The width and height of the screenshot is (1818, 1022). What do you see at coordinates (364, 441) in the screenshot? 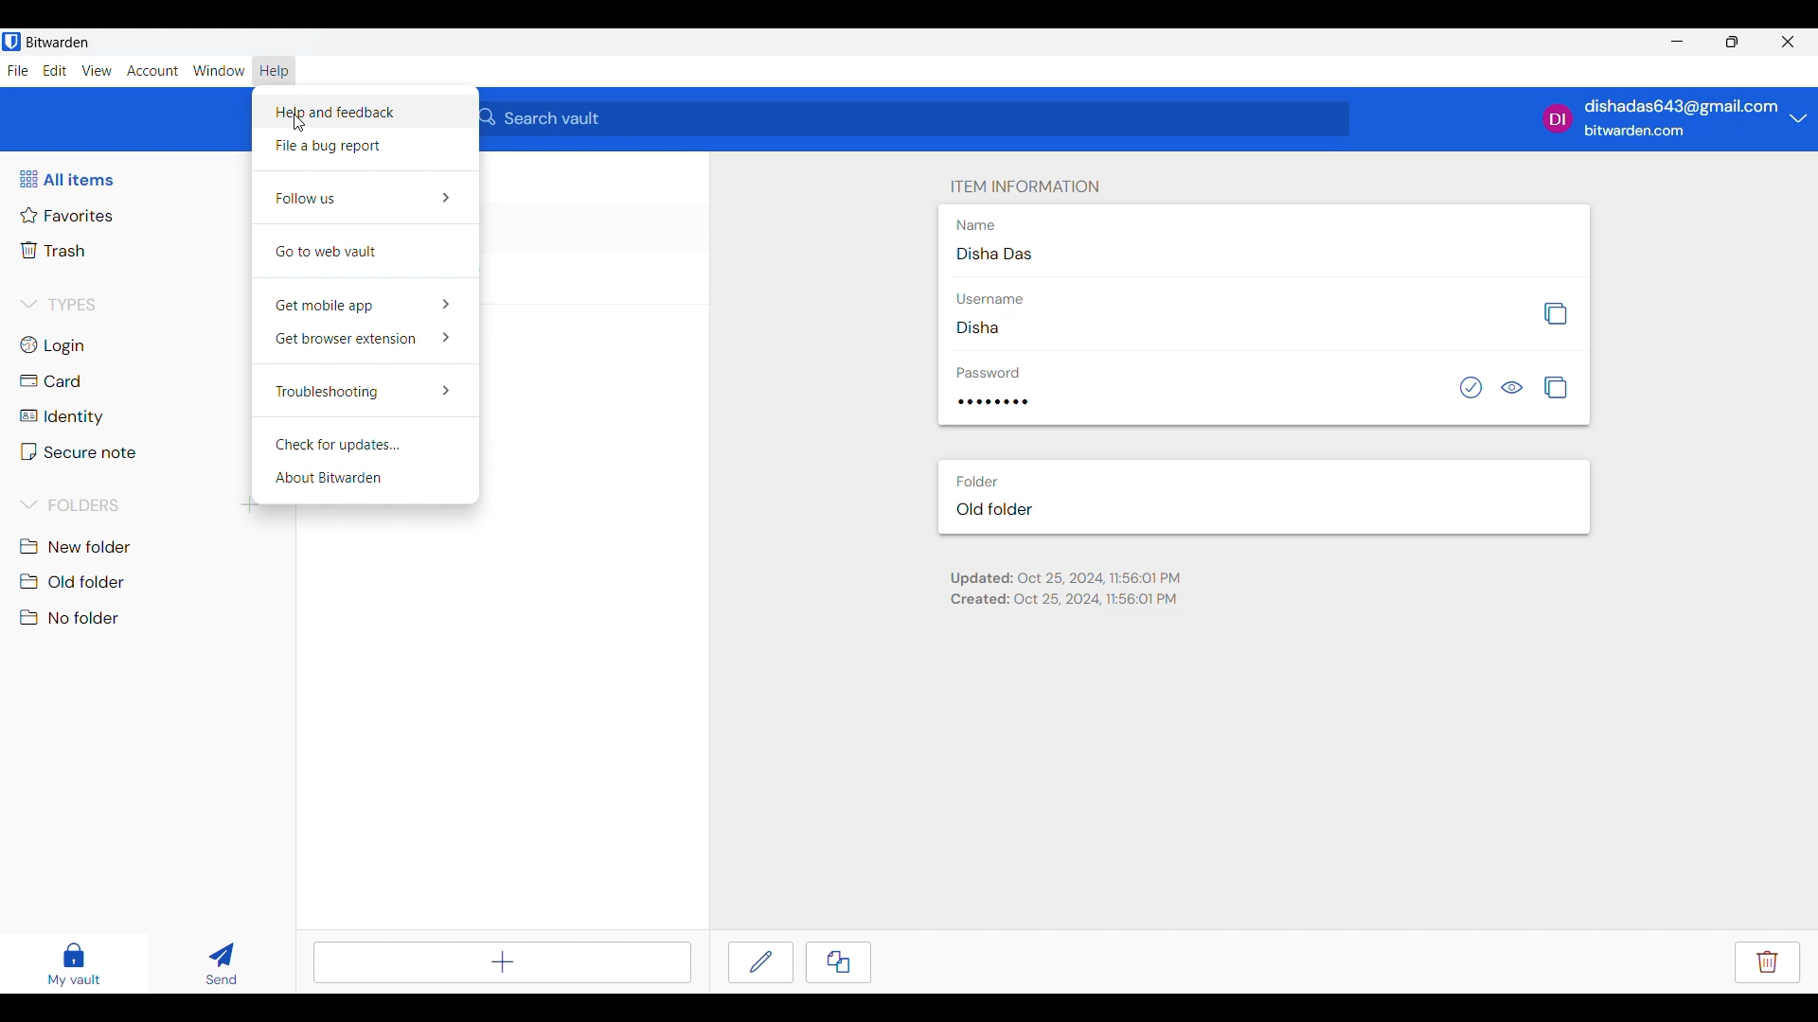
I see `Check for updates` at bounding box center [364, 441].